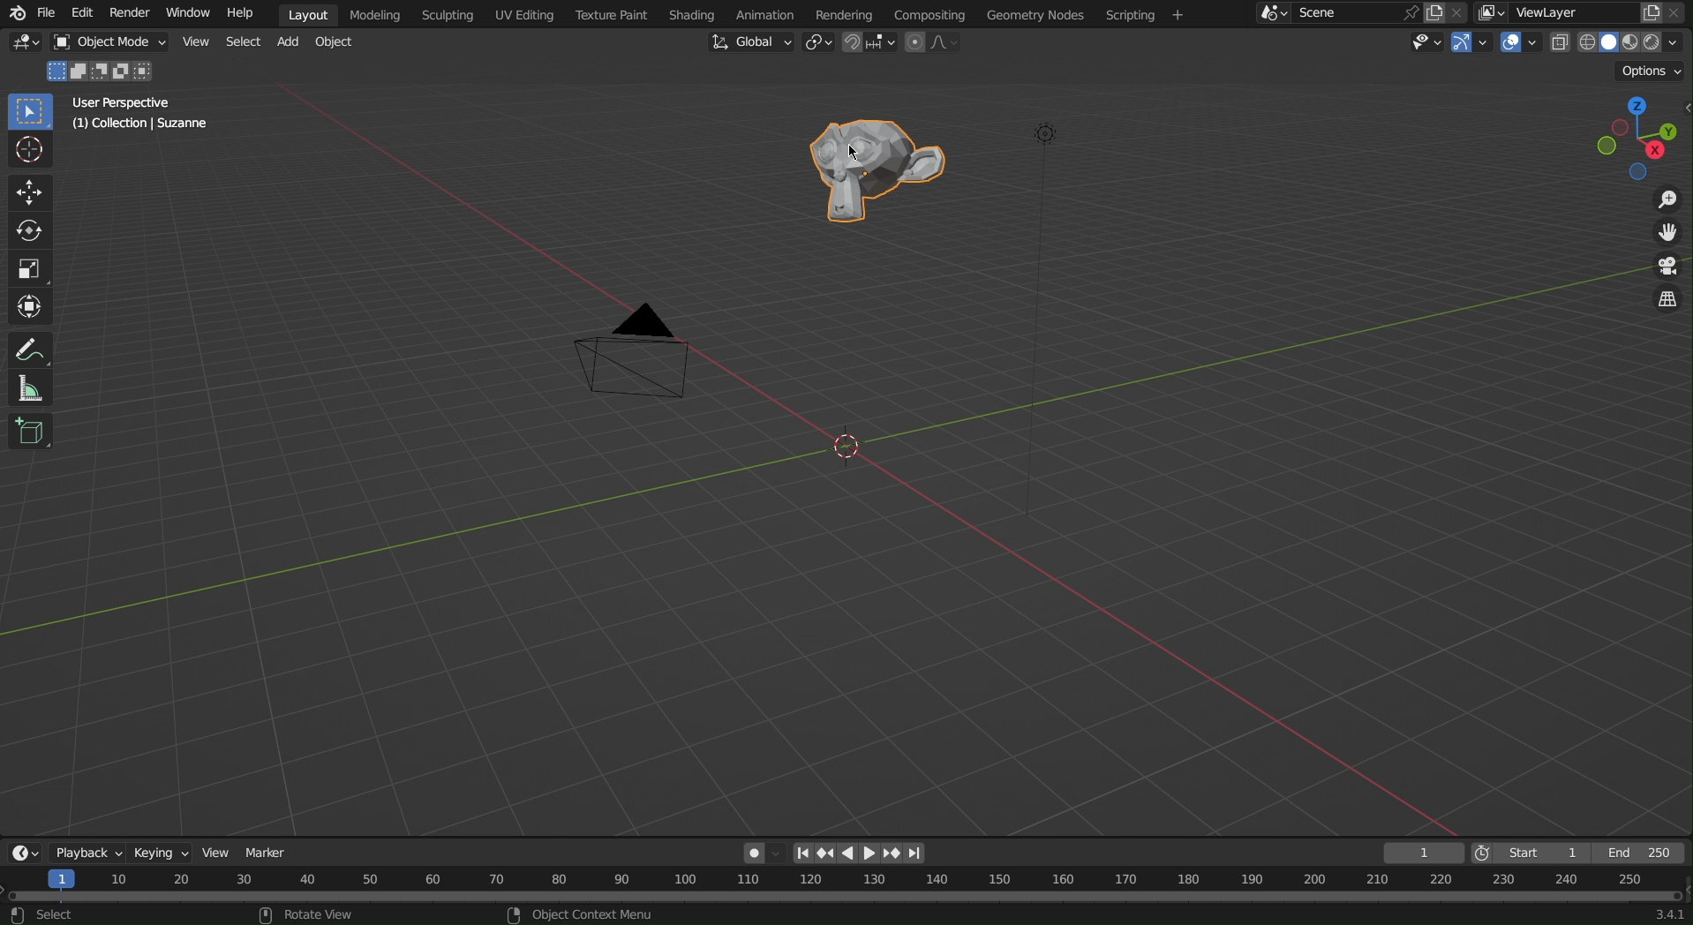 The image size is (1693, 925). What do you see at coordinates (162, 854) in the screenshot?
I see `Keying` at bounding box center [162, 854].